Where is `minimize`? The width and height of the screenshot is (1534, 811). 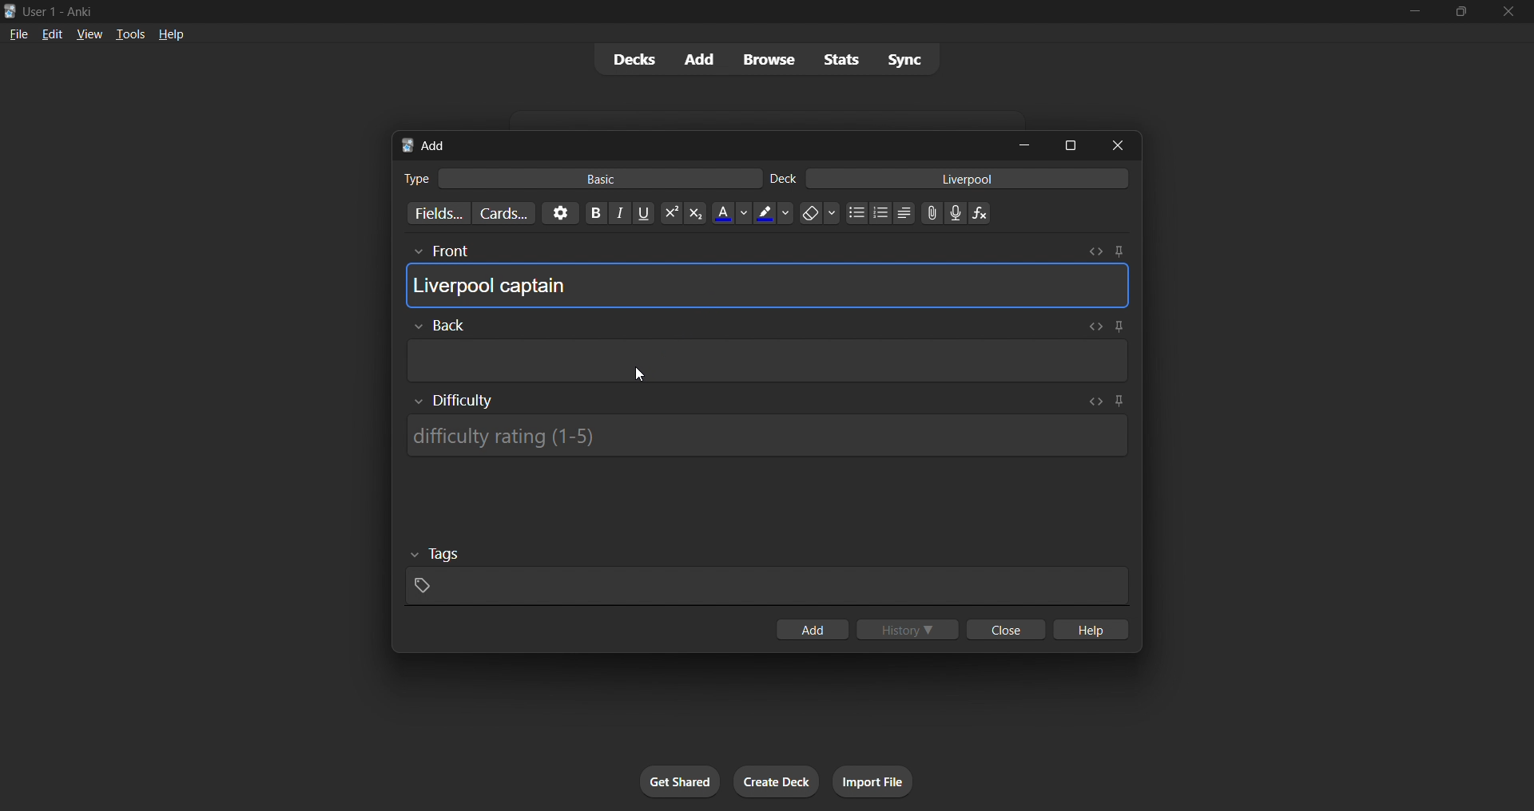
minimize is located at coordinates (1414, 12).